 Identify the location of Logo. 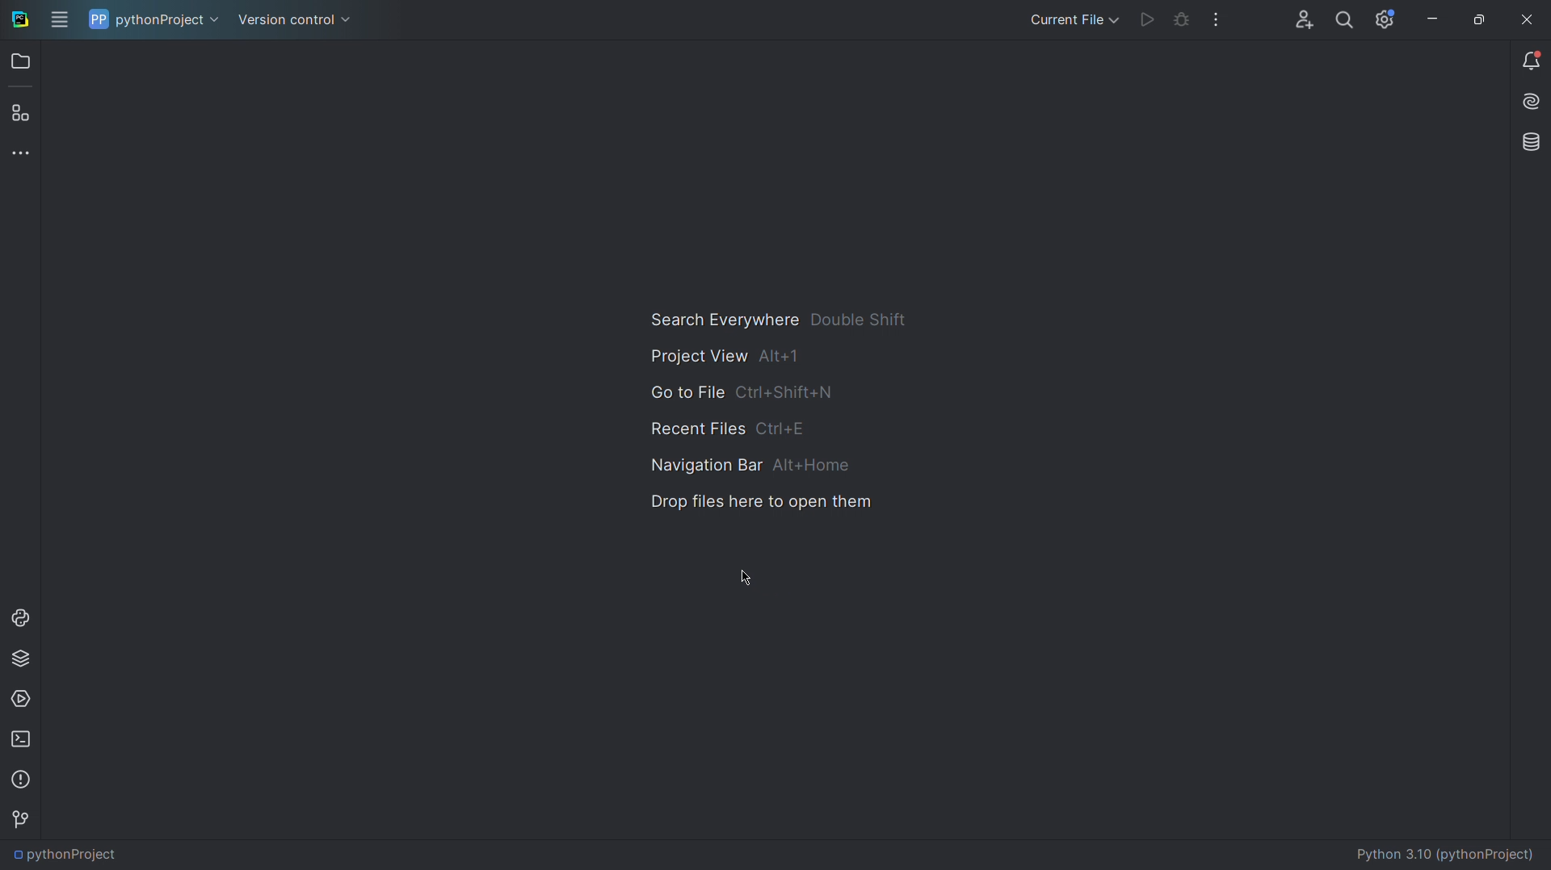
(19, 20).